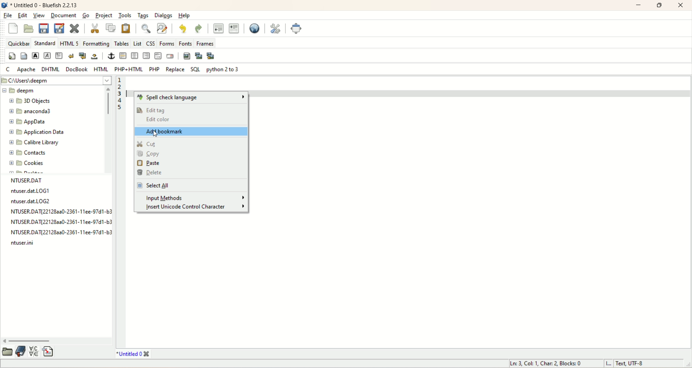 The height and width of the screenshot is (368, 692). Describe the element at coordinates (154, 185) in the screenshot. I see `select all` at that location.